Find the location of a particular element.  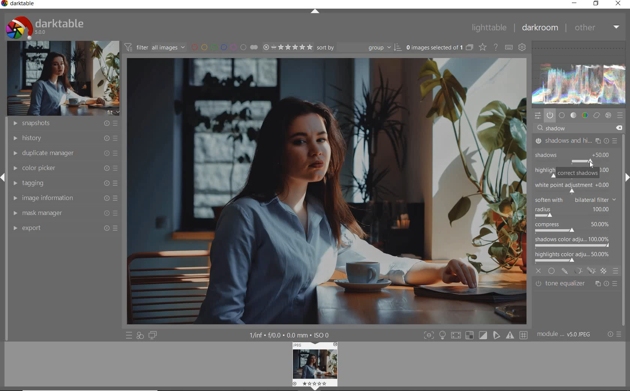

shadows color adjustment is located at coordinates (572, 241).